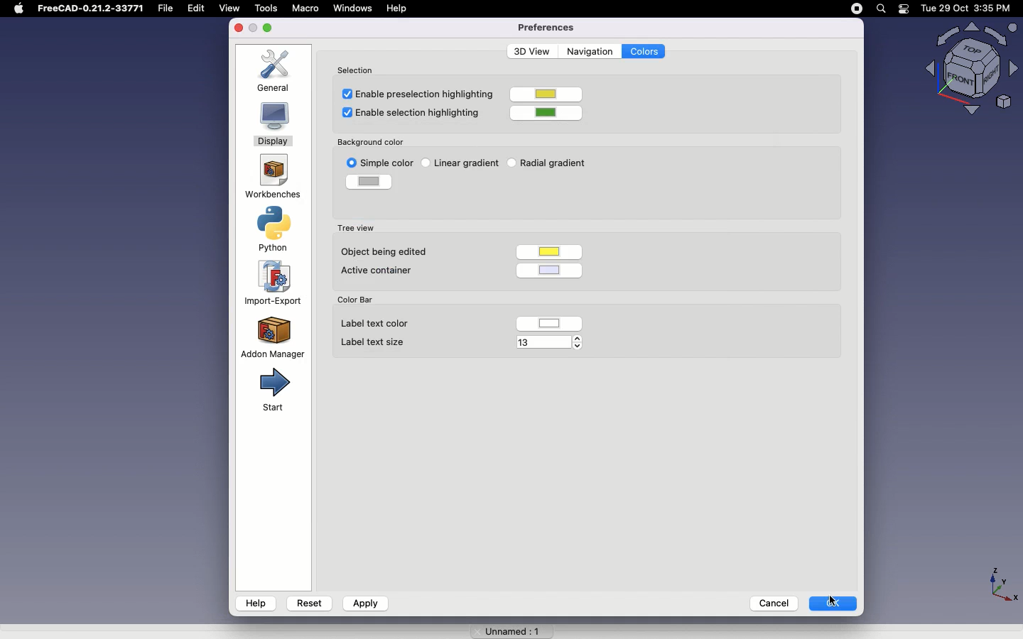 The height and width of the screenshot is (639, 1023). I want to click on 3D View, so click(529, 51).